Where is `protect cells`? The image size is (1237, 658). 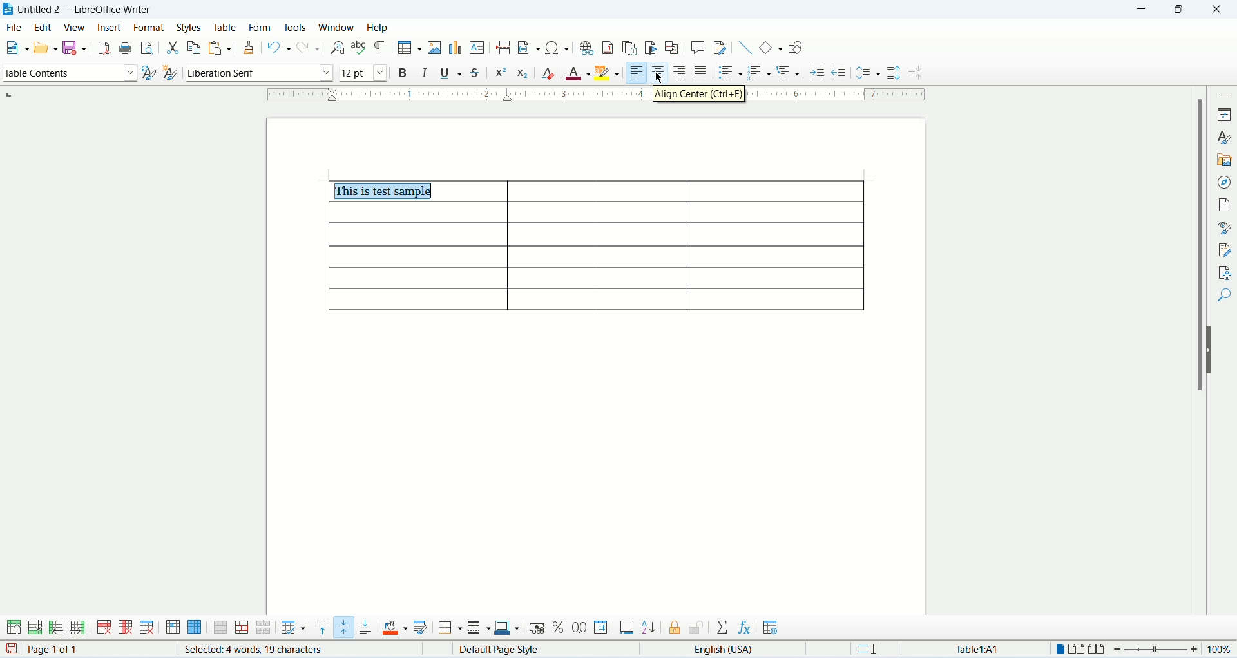
protect cells is located at coordinates (677, 628).